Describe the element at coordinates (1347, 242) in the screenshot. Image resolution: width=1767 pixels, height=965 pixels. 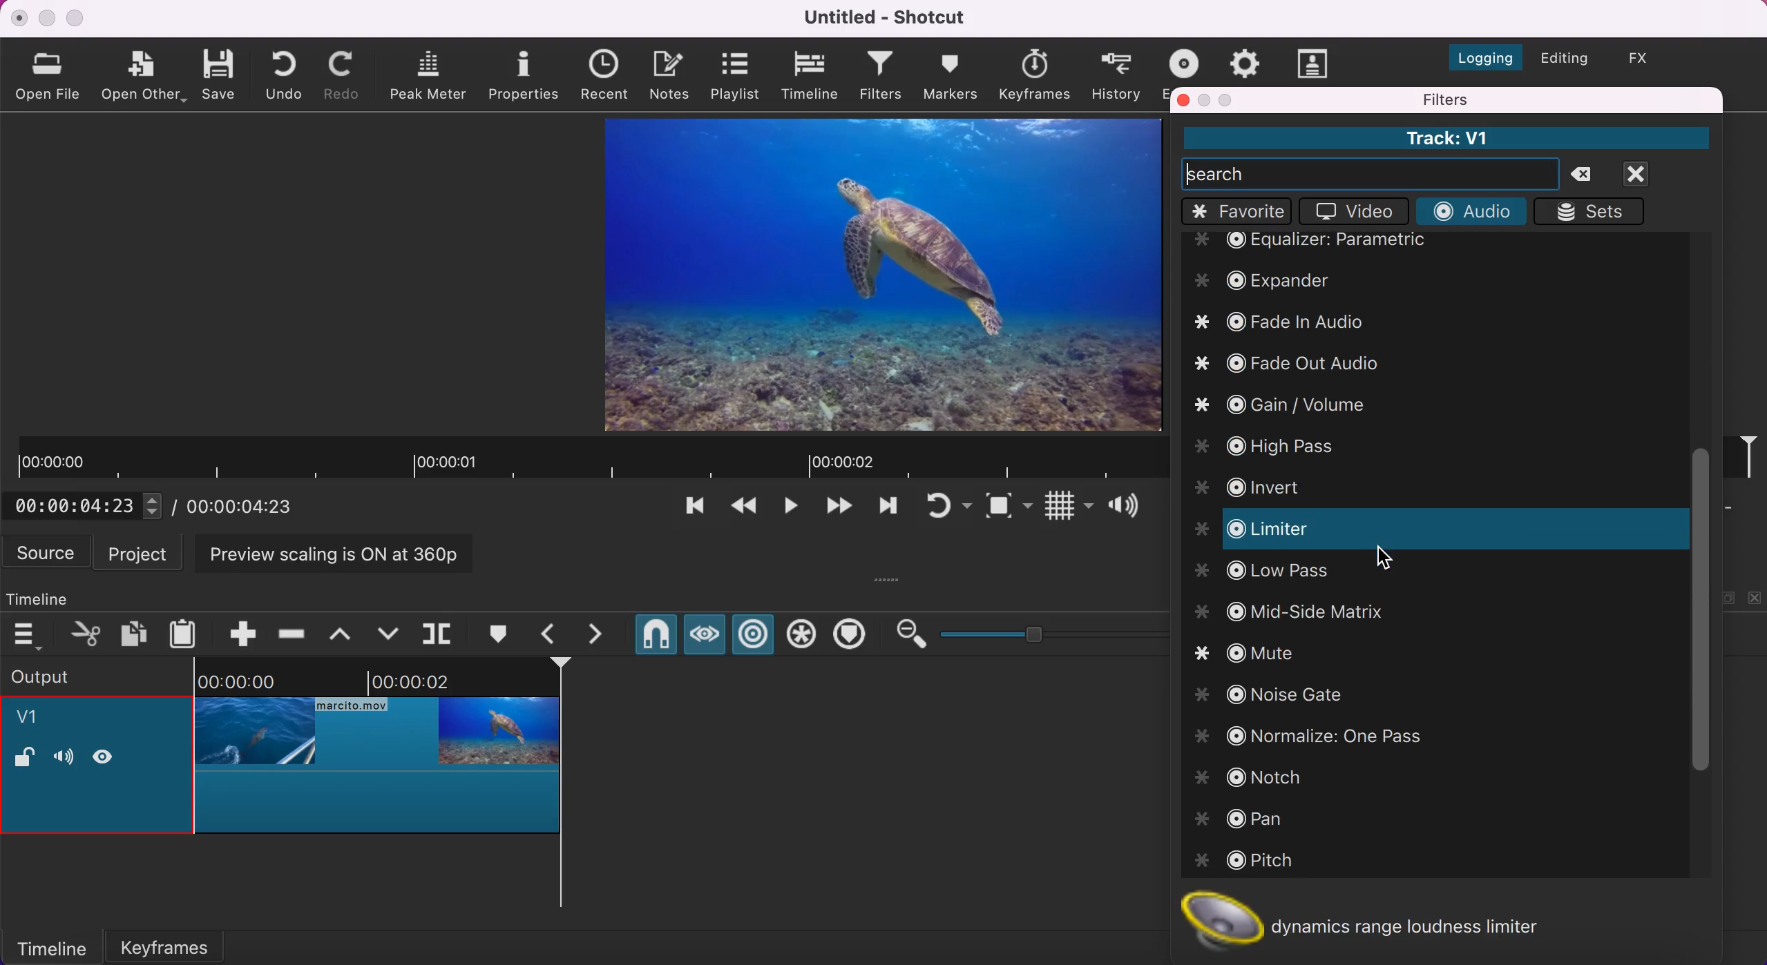
I see `equalizer: parametric` at that location.